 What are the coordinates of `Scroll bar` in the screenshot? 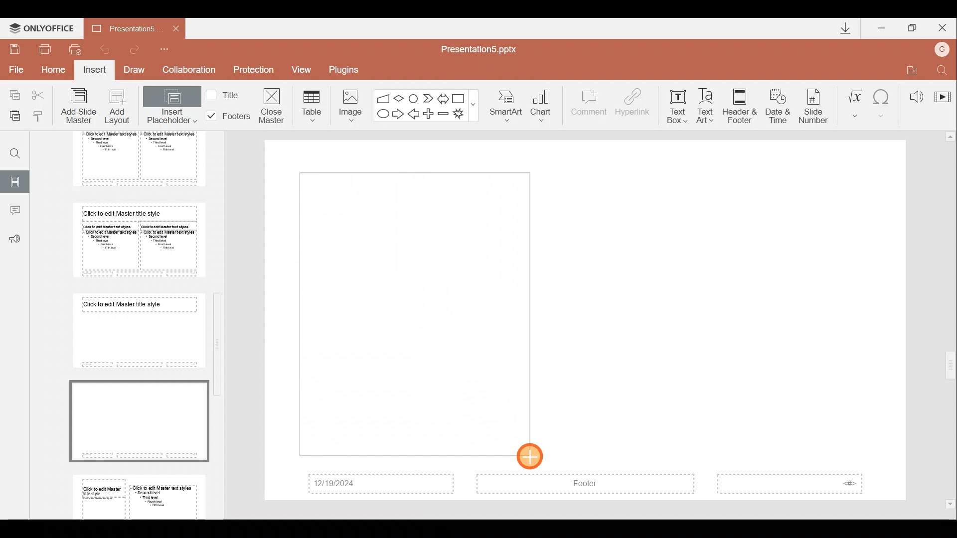 It's located at (219, 319).